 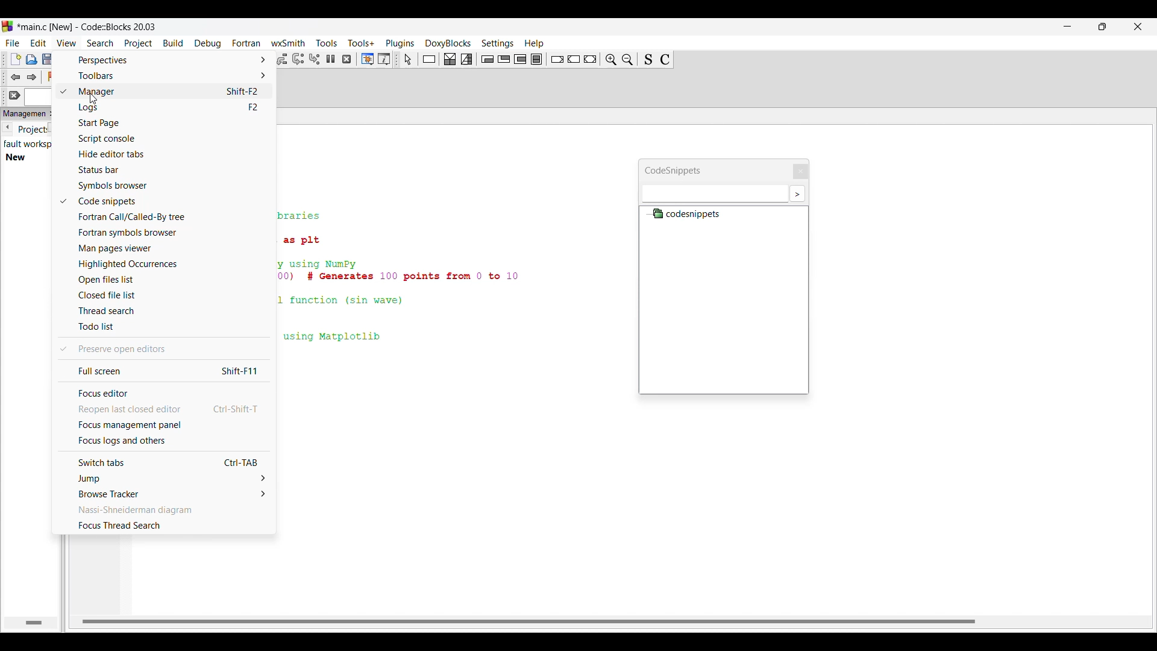 I want to click on Toggle source, so click(x=648, y=59).